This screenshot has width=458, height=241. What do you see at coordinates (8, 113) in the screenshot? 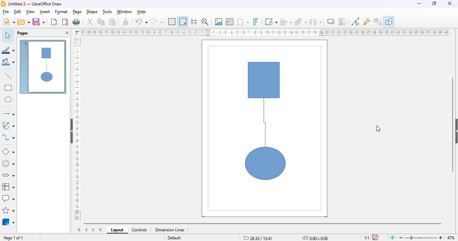
I see `lines and arrows` at bounding box center [8, 113].